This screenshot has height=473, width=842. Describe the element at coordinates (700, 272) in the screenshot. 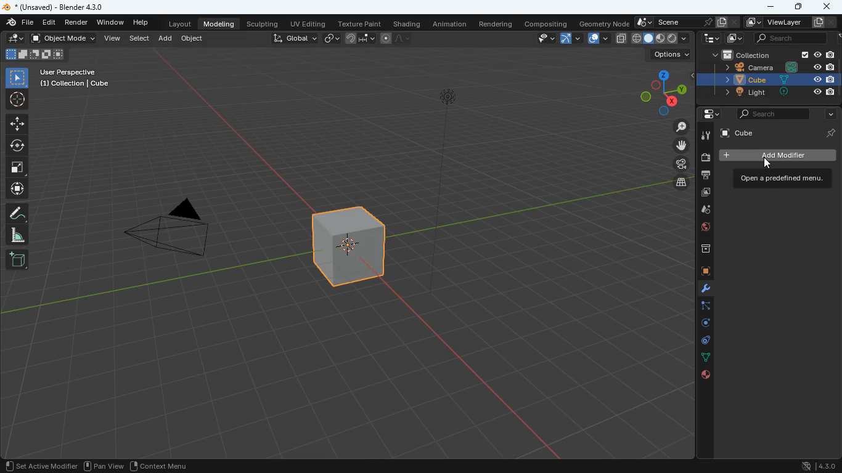

I see `cube` at that location.